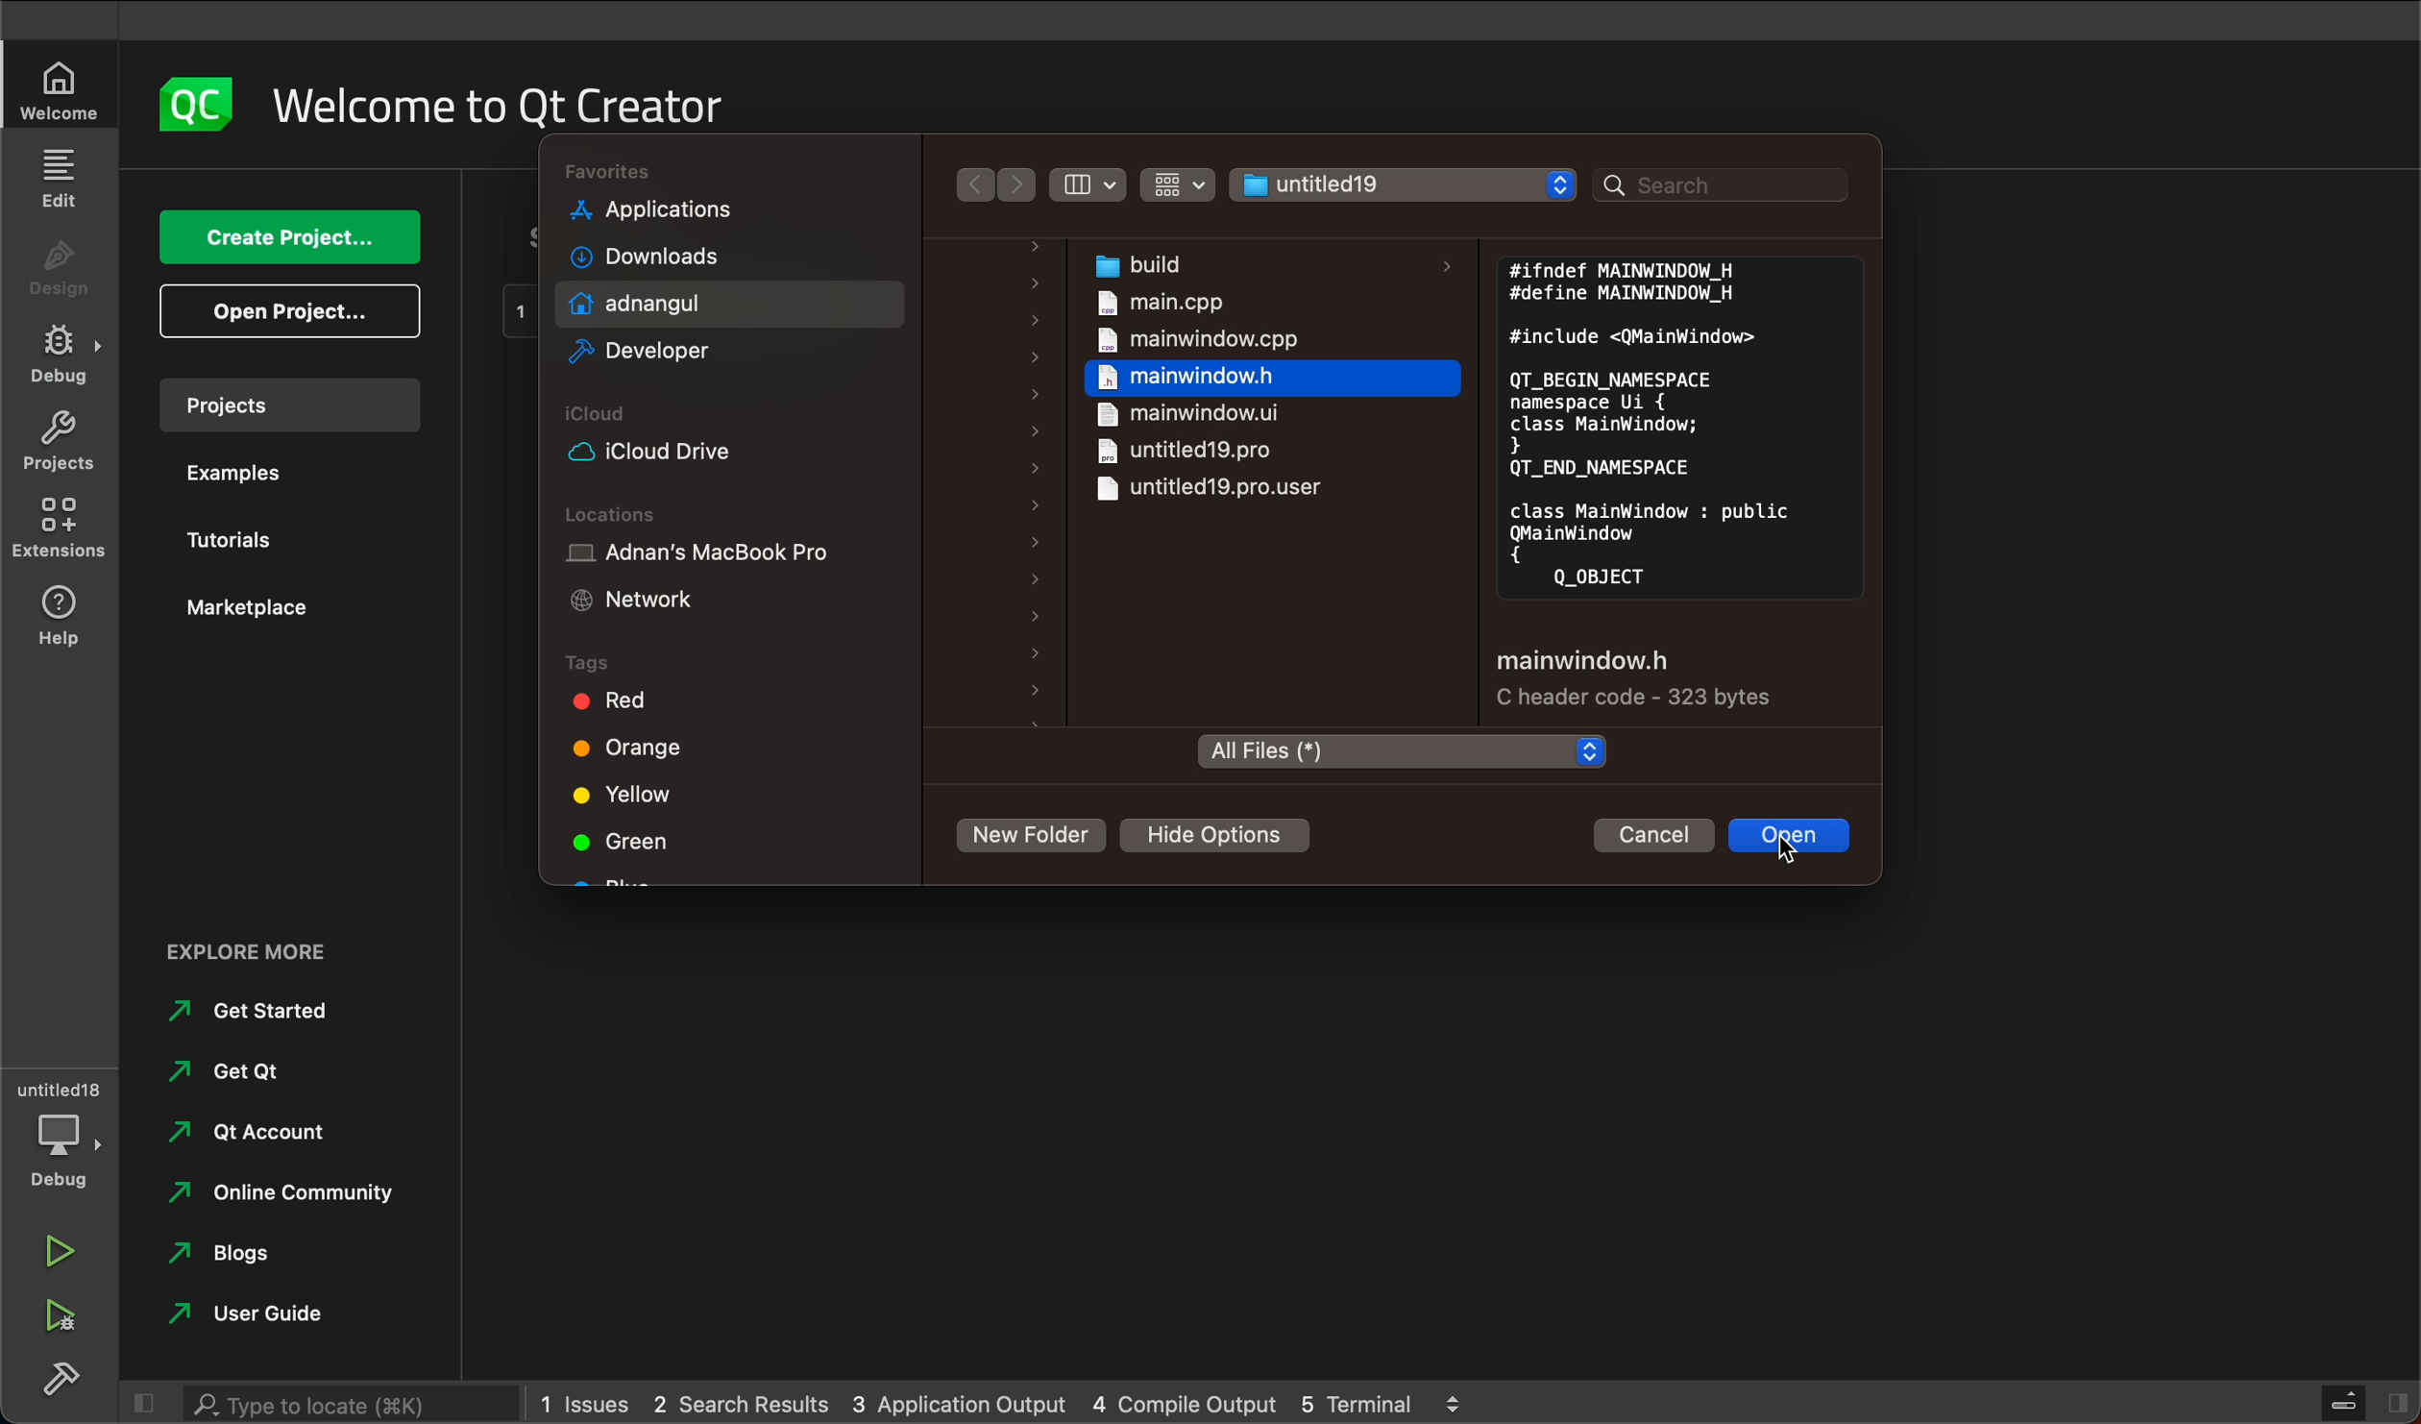 This screenshot has height=1424, width=2421. What do you see at coordinates (634, 846) in the screenshot?
I see `green` at bounding box center [634, 846].